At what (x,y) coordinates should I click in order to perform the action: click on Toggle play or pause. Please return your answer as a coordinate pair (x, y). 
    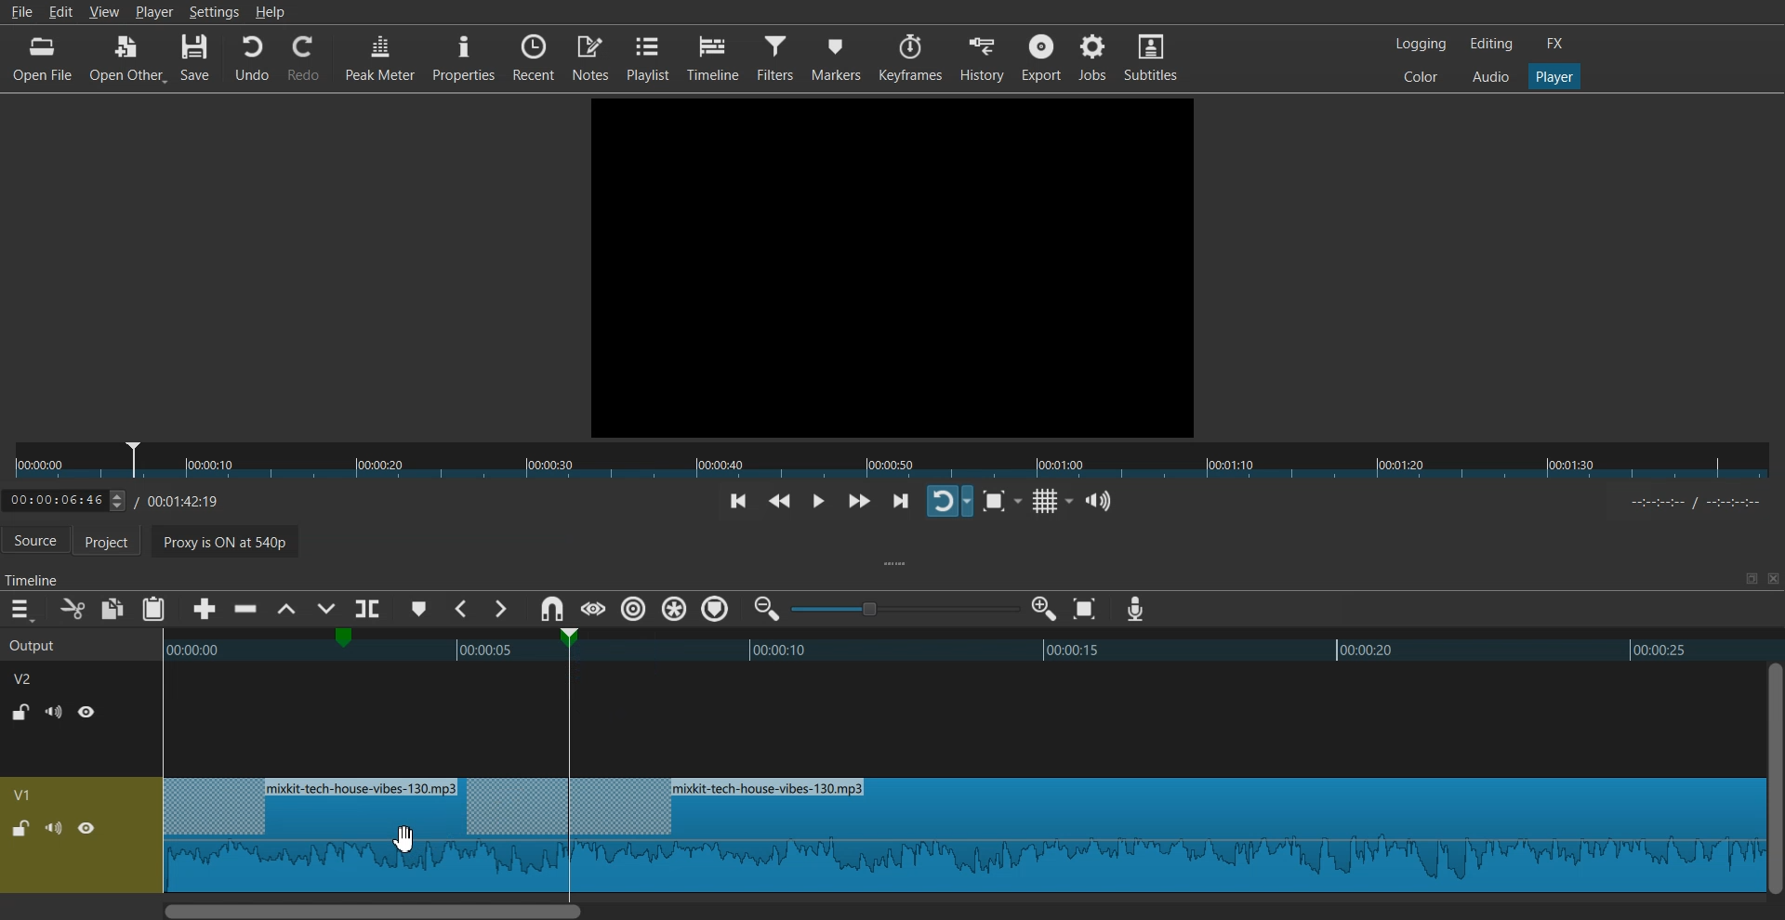
    Looking at the image, I should click on (817, 502).